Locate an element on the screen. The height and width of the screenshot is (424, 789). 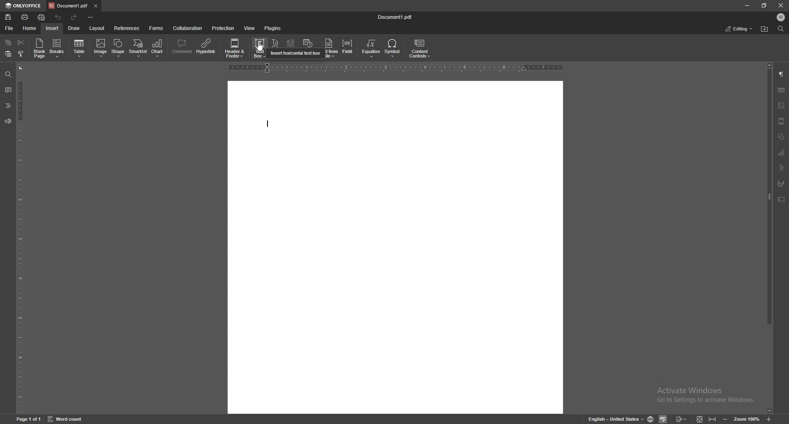
plugins is located at coordinates (273, 28).